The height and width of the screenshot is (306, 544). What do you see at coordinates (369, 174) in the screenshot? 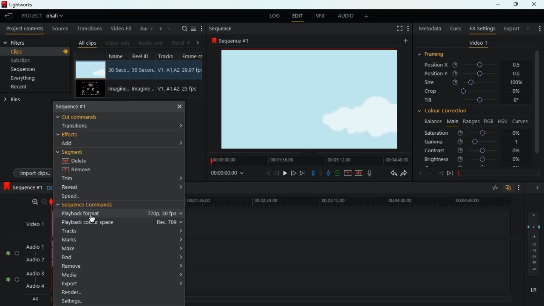
I see `mic` at bounding box center [369, 174].